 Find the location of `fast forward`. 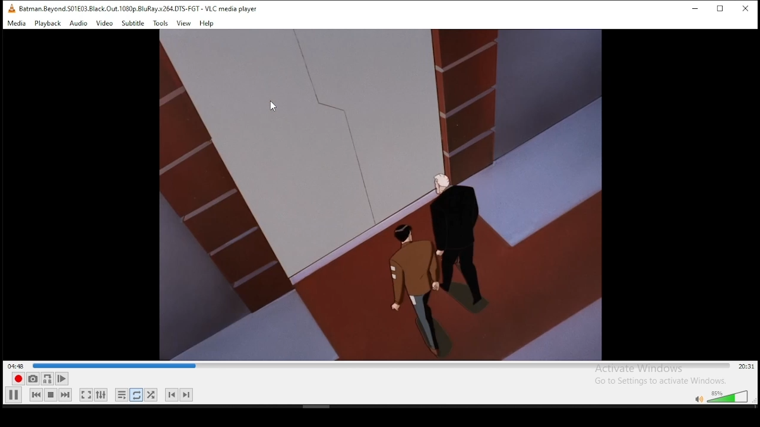

fast forward is located at coordinates (66, 396).